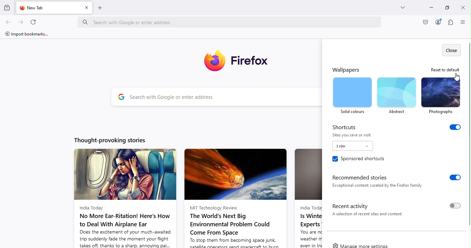 The image size is (471, 248). Describe the element at coordinates (358, 160) in the screenshot. I see `Sponsored shortcuts` at that location.